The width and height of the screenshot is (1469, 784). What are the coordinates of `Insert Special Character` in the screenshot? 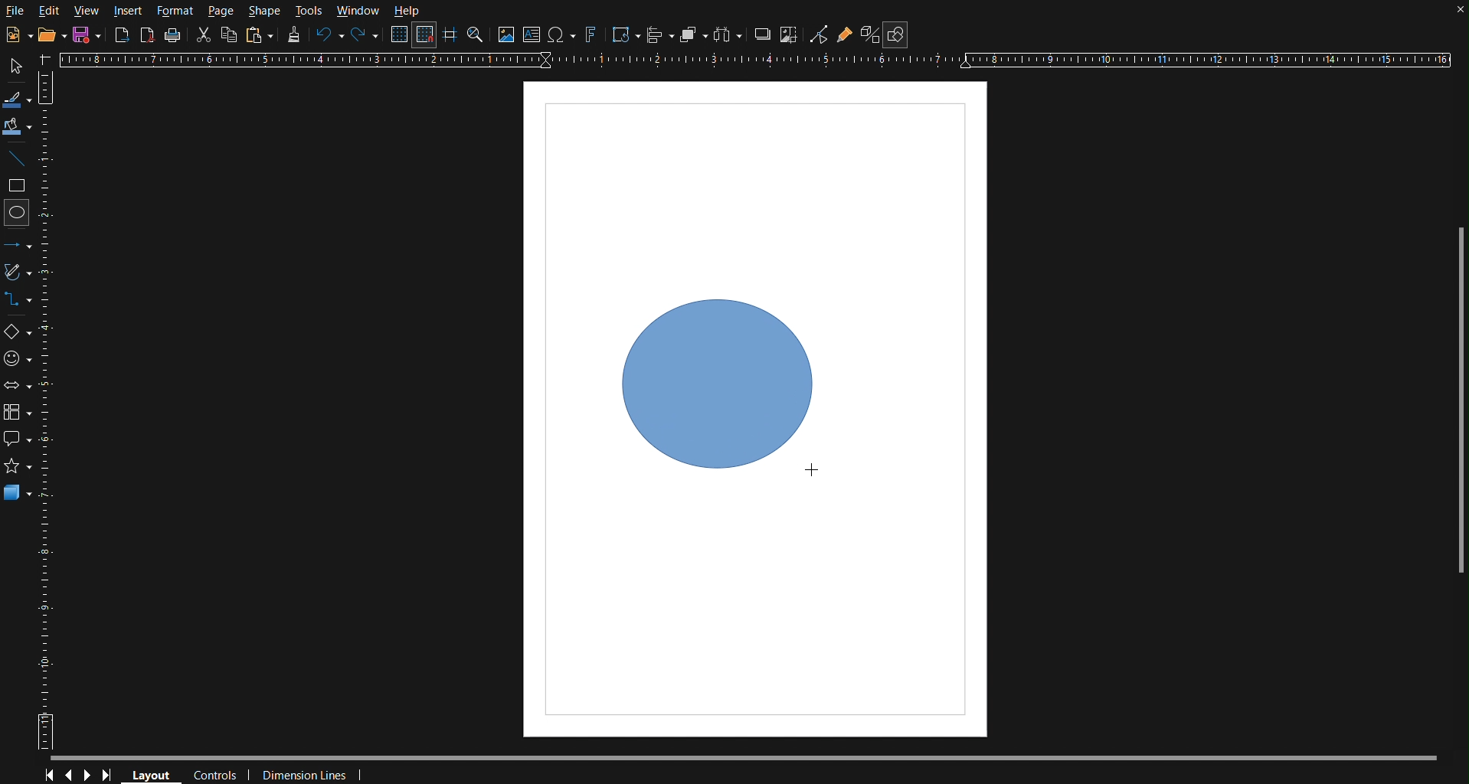 It's located at (562, 35).